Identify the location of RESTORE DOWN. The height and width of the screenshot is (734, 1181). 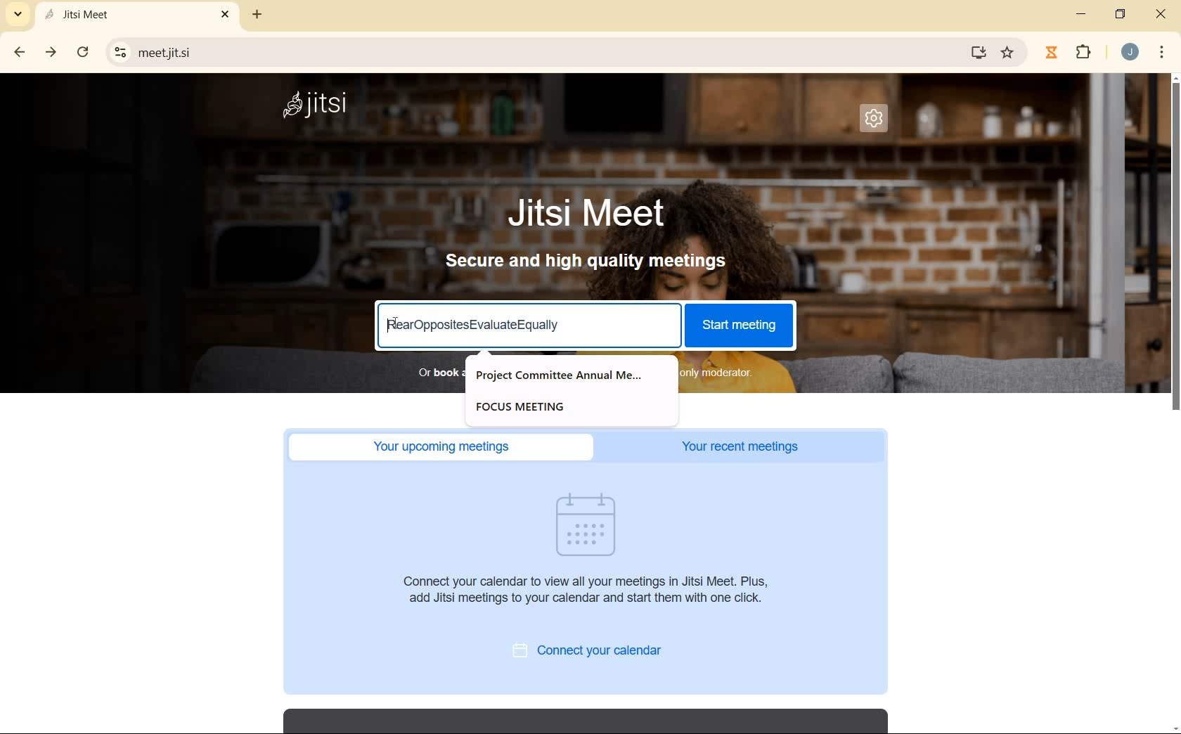
(1121, 18).